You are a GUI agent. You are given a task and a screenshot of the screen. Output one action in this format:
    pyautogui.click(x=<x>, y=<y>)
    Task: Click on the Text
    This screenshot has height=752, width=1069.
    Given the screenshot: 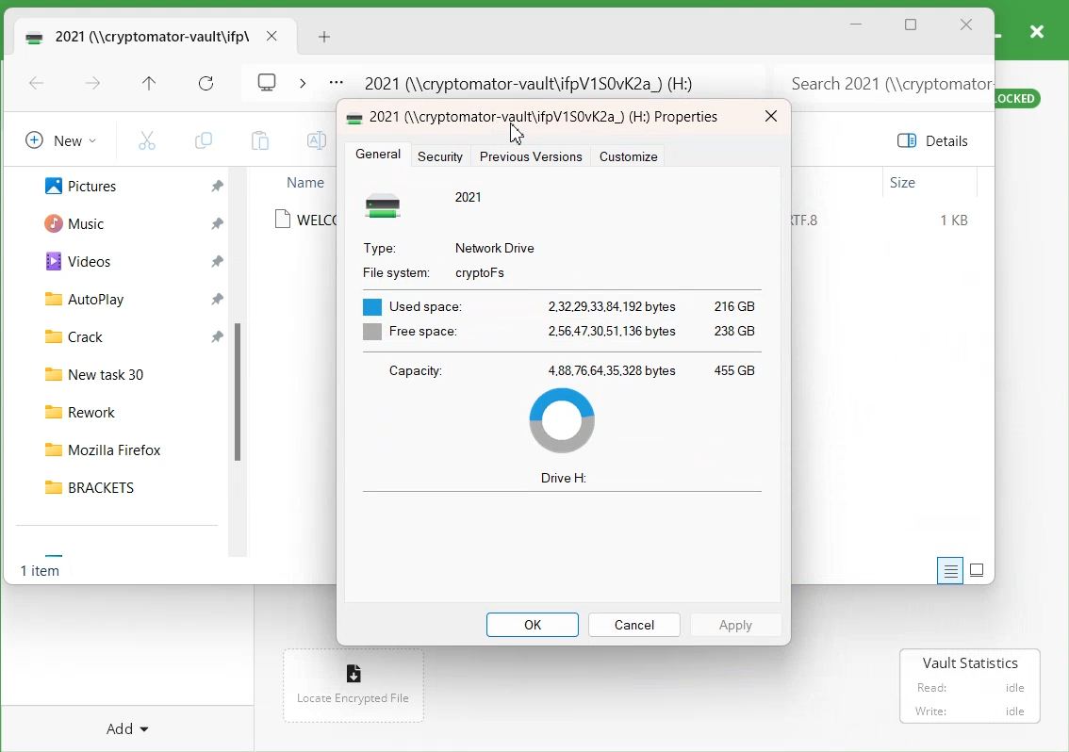 What is the action you would take?
    pyautogui.click(x=43, y=573)
    